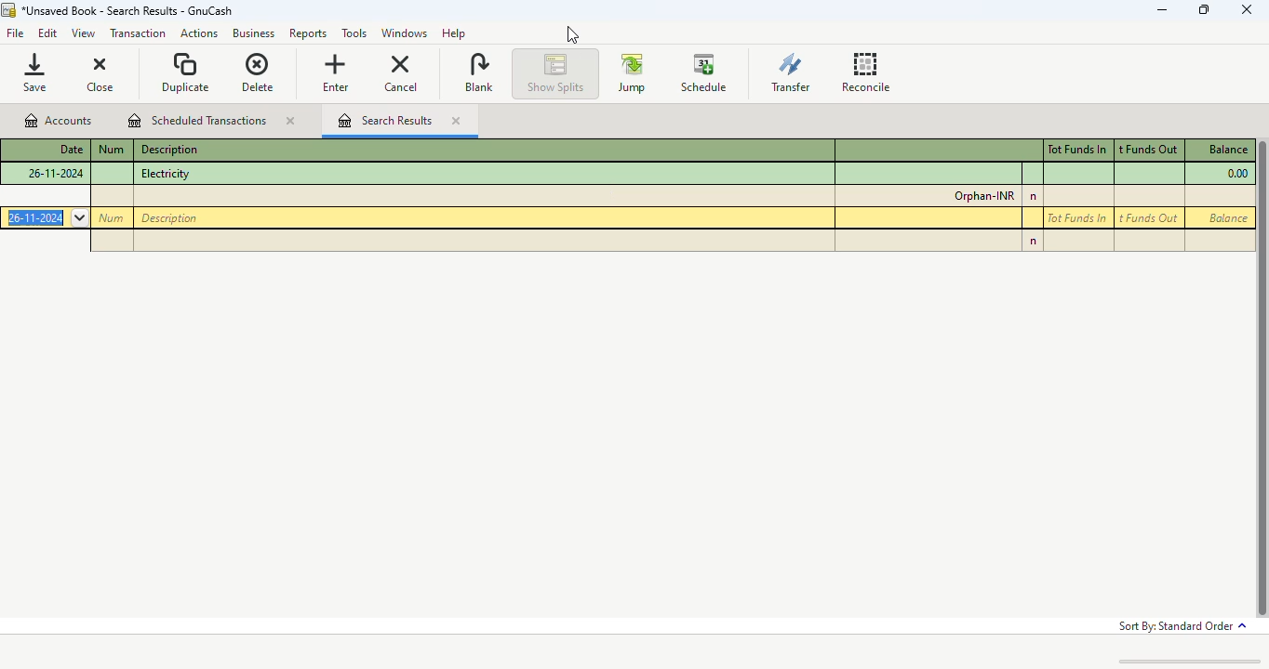 This screenshot has height=669, width=1269. I want to click on 26-11-0=2024, so click(56, 172).